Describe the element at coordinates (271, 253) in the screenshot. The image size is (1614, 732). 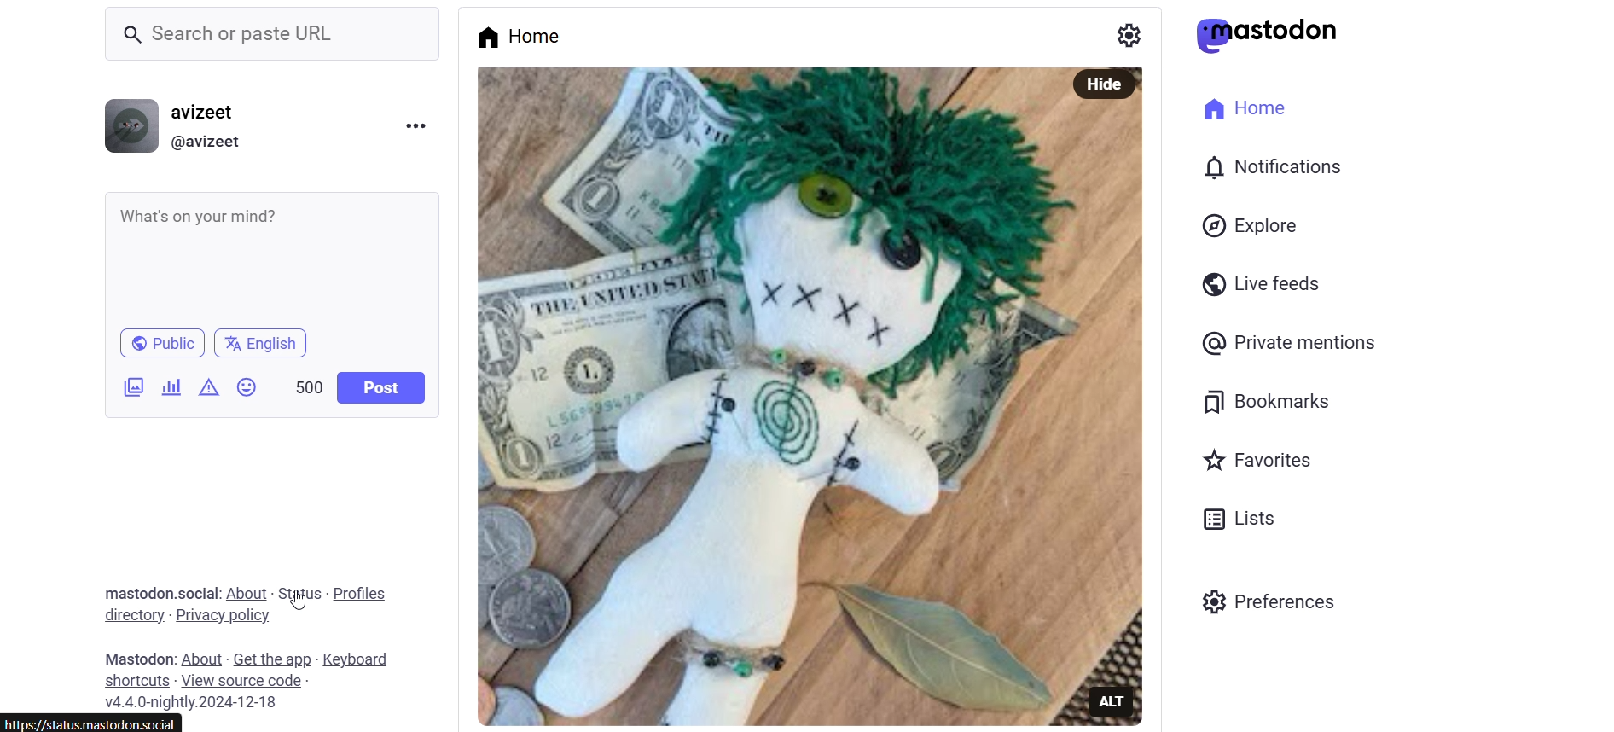
I see `whats on your mind` at that location.